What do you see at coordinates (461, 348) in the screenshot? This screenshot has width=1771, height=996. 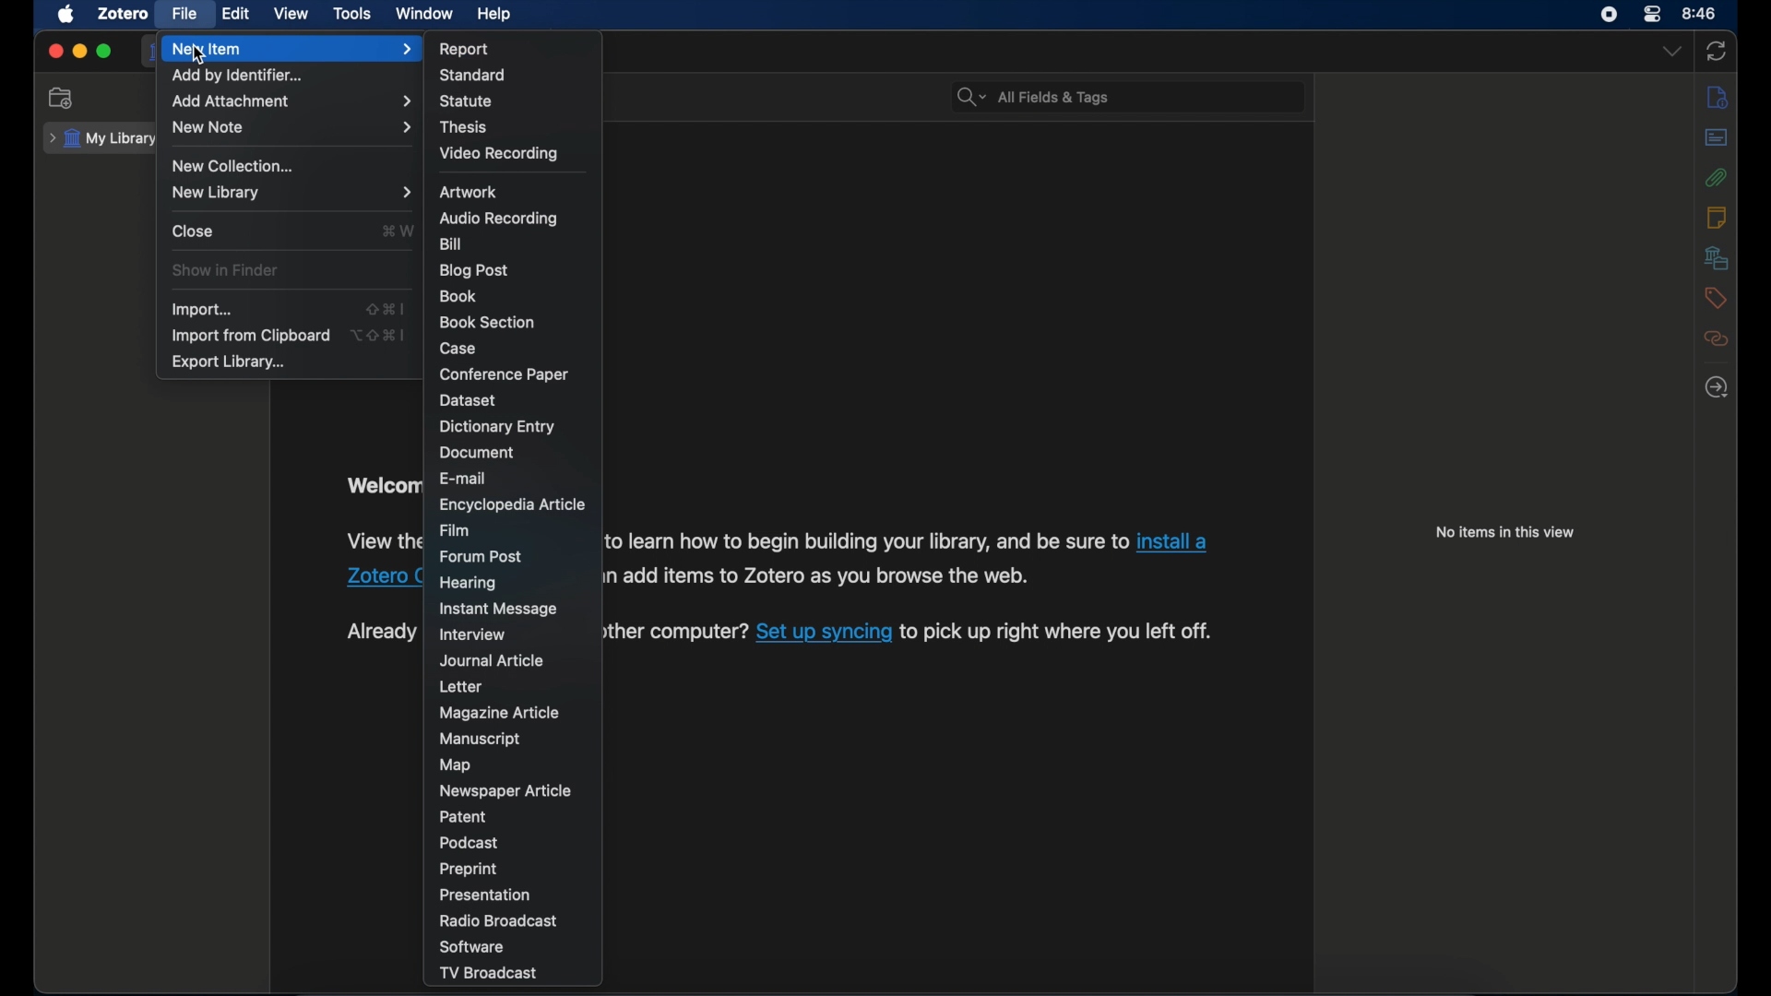 I see `case` at bounding box center [461, 348].